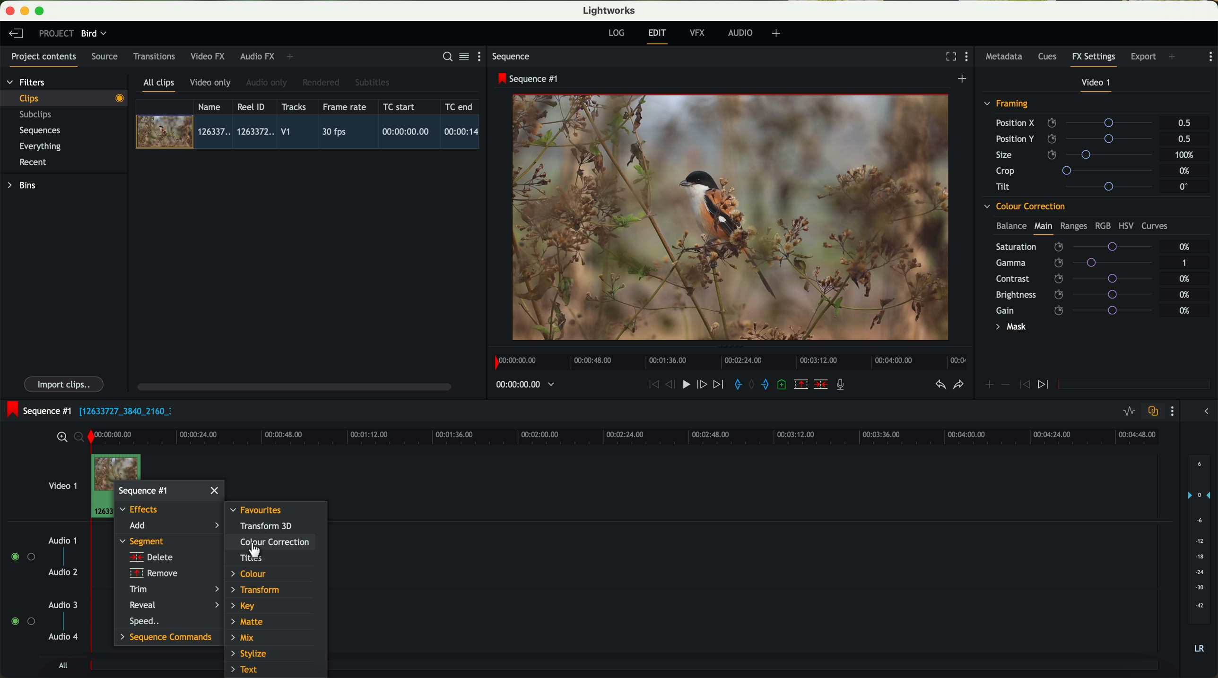  Describe the element at coordinates (989, 386) in the screenshot. I see `icon` at that location.